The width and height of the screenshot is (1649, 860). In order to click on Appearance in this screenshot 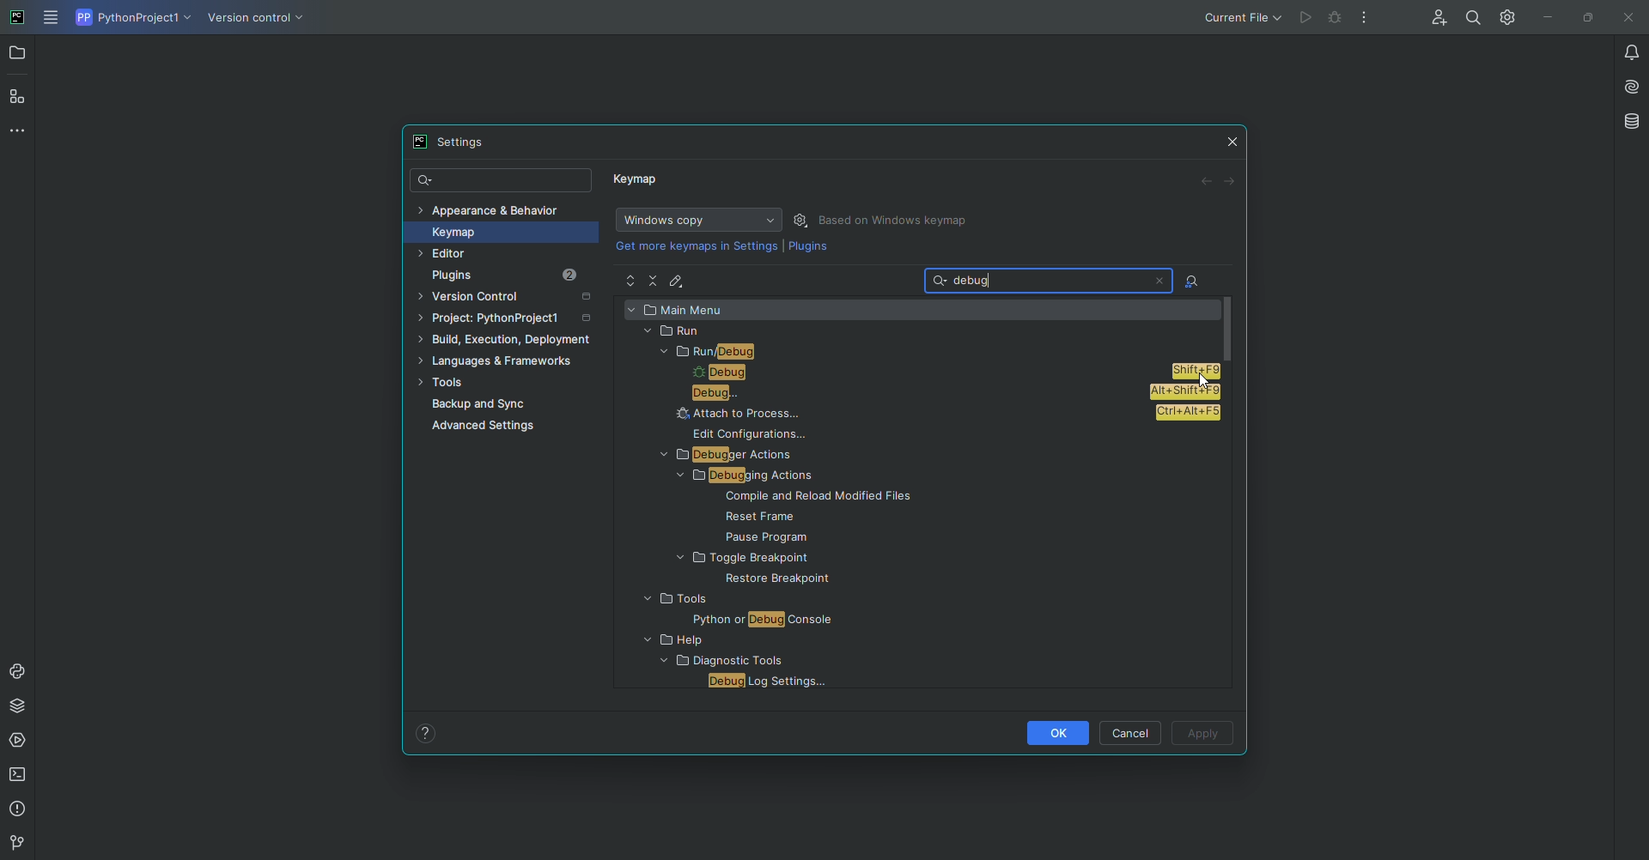, I will do `click(490, 209)`.